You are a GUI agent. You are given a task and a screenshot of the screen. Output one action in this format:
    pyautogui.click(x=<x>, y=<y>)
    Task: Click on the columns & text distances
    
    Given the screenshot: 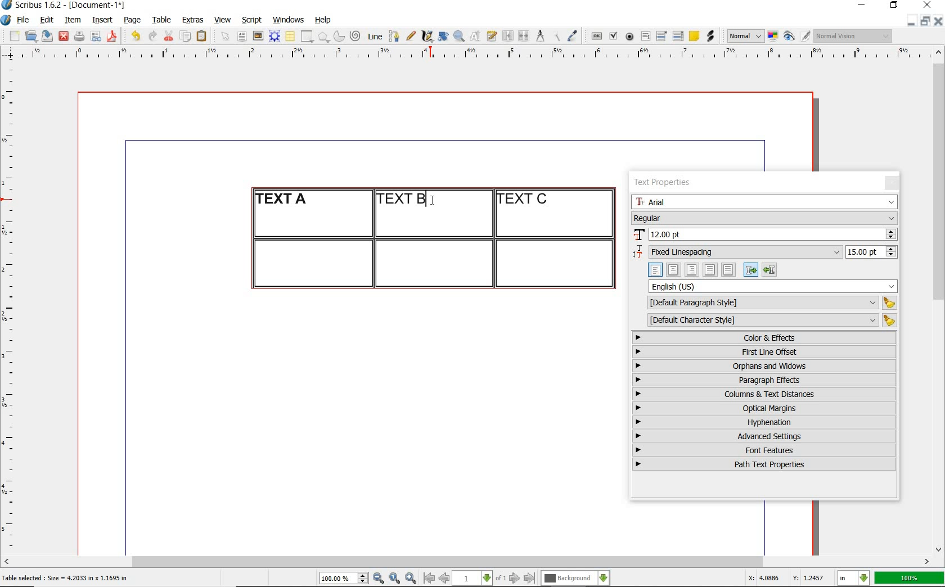 What is the action you would take?
    pyautogui.click(x=767, y=394)
    